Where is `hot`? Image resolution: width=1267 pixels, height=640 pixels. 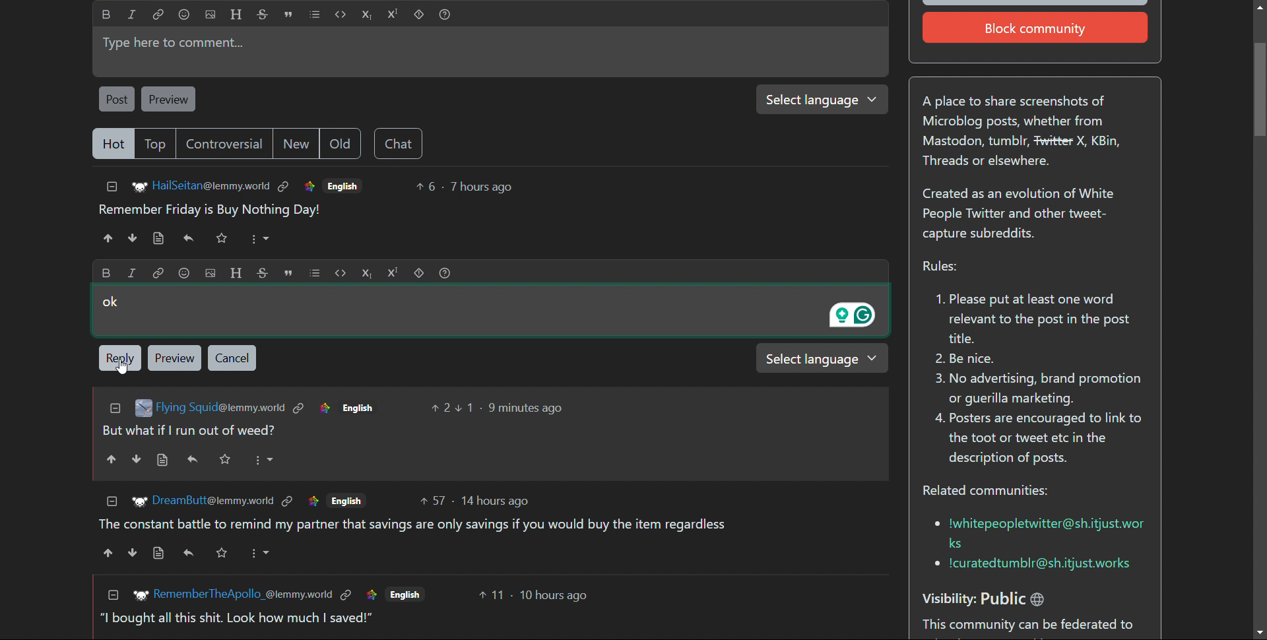 hot is located at coordinates (113, 144).